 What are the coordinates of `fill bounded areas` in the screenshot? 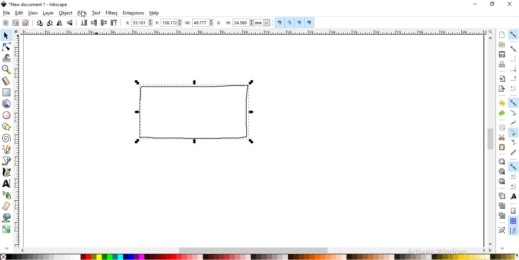 It's located at (8, 217).